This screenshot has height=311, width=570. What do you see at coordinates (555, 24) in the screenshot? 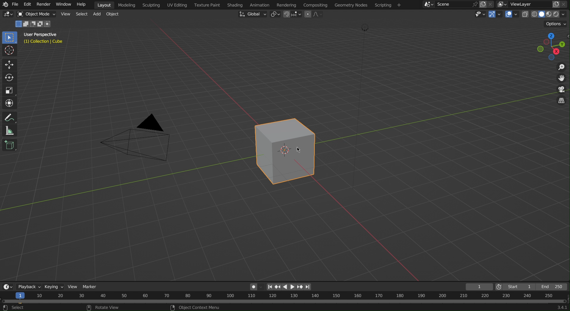
I see `Options` at bounding box center [555, 24].